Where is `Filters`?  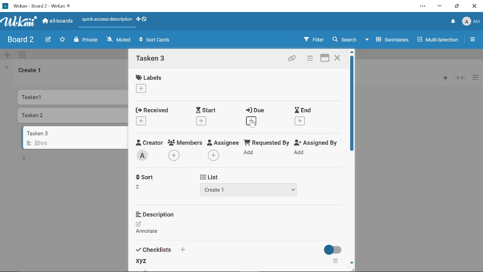 Filters is located at coordinates (314, 40).